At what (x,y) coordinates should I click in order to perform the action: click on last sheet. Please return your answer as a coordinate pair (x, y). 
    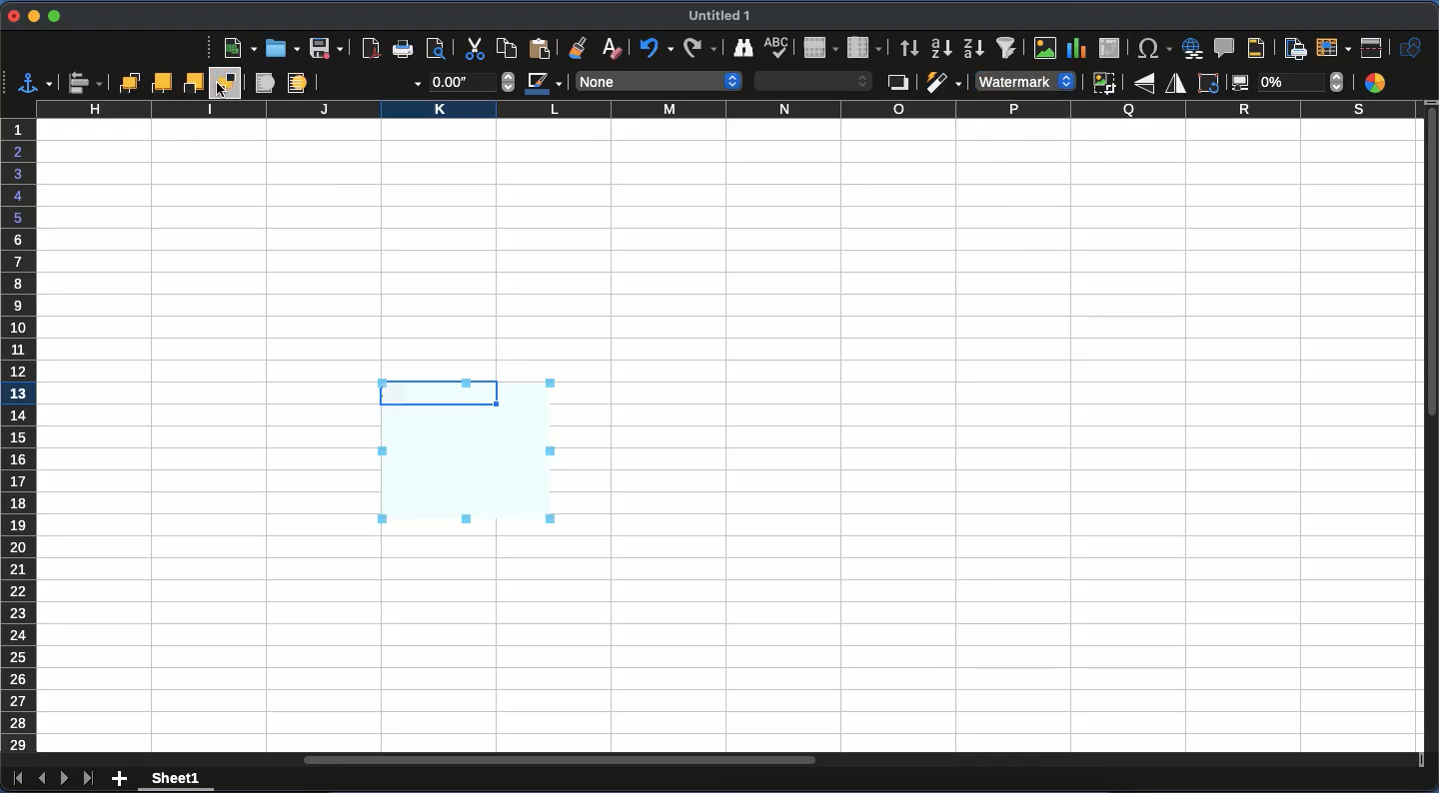
    Looking at the image, I should click on (90, 779).